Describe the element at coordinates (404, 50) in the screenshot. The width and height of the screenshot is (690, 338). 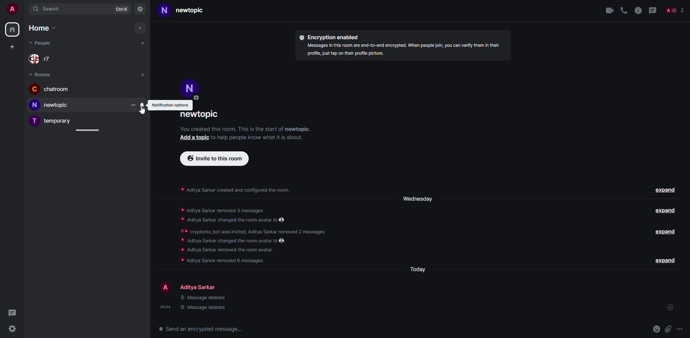
I see `info` at that location.